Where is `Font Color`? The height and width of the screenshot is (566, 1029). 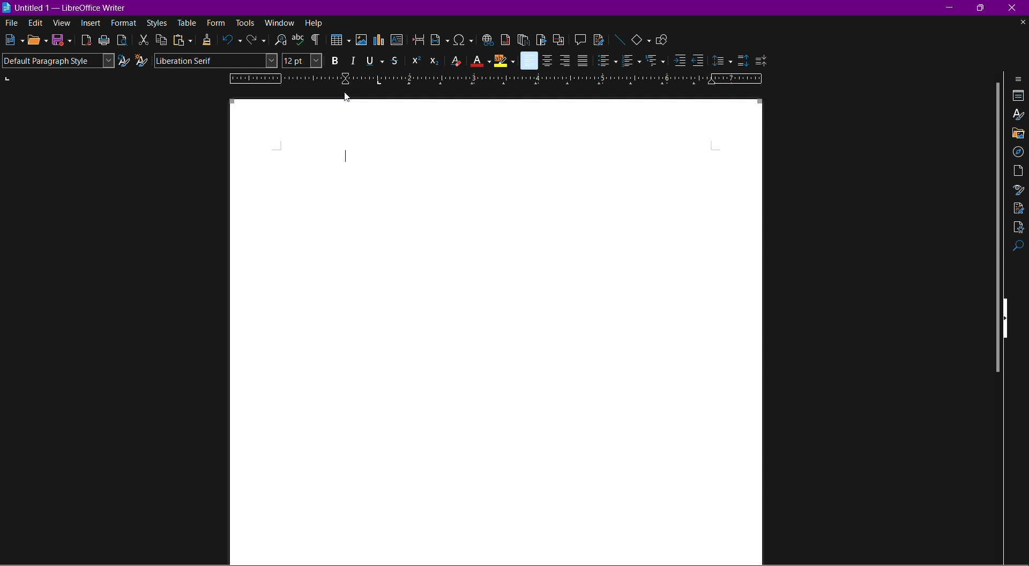
Font Color is located at coordinates (480, 61).